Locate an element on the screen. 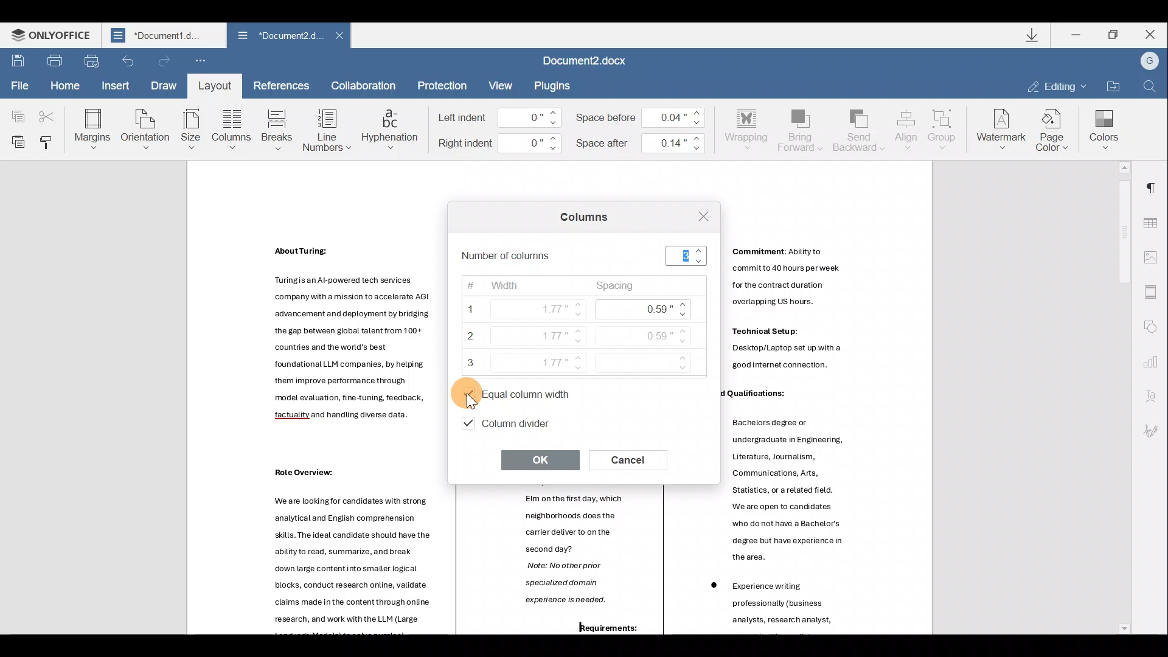 The height and width of the screenshot is (657, 1168). Image settings is located at coordinates (1154, 256).